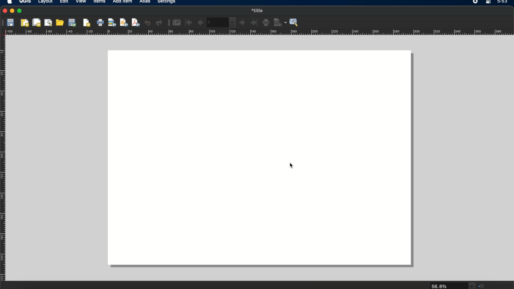 The width and height of the screenshot is (514, 289). I want to click on add pages, so click(86, 22).